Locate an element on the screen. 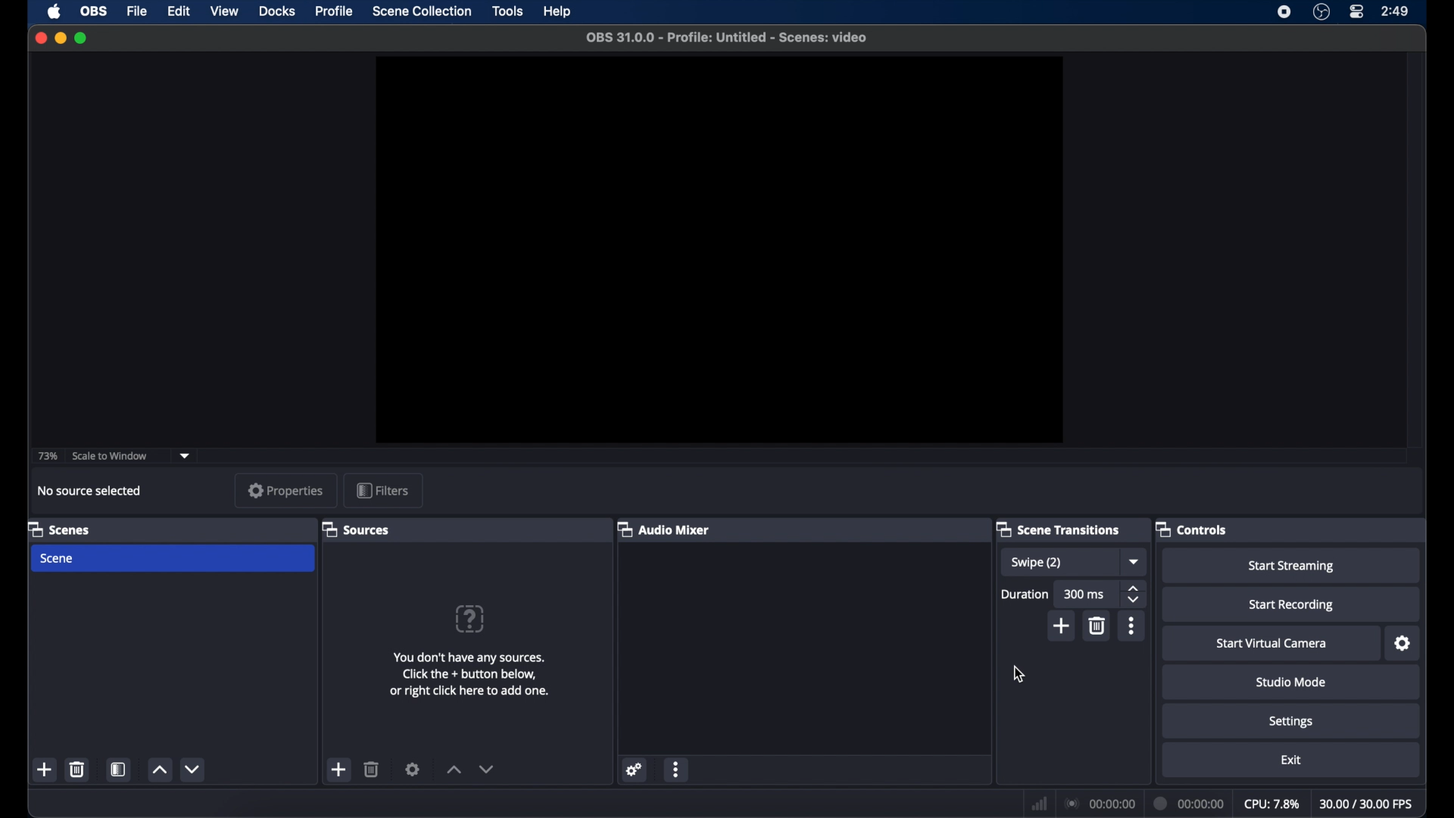 The height and width of the screenshot is (818, 1454). filters is located at coordinates (383, 491).